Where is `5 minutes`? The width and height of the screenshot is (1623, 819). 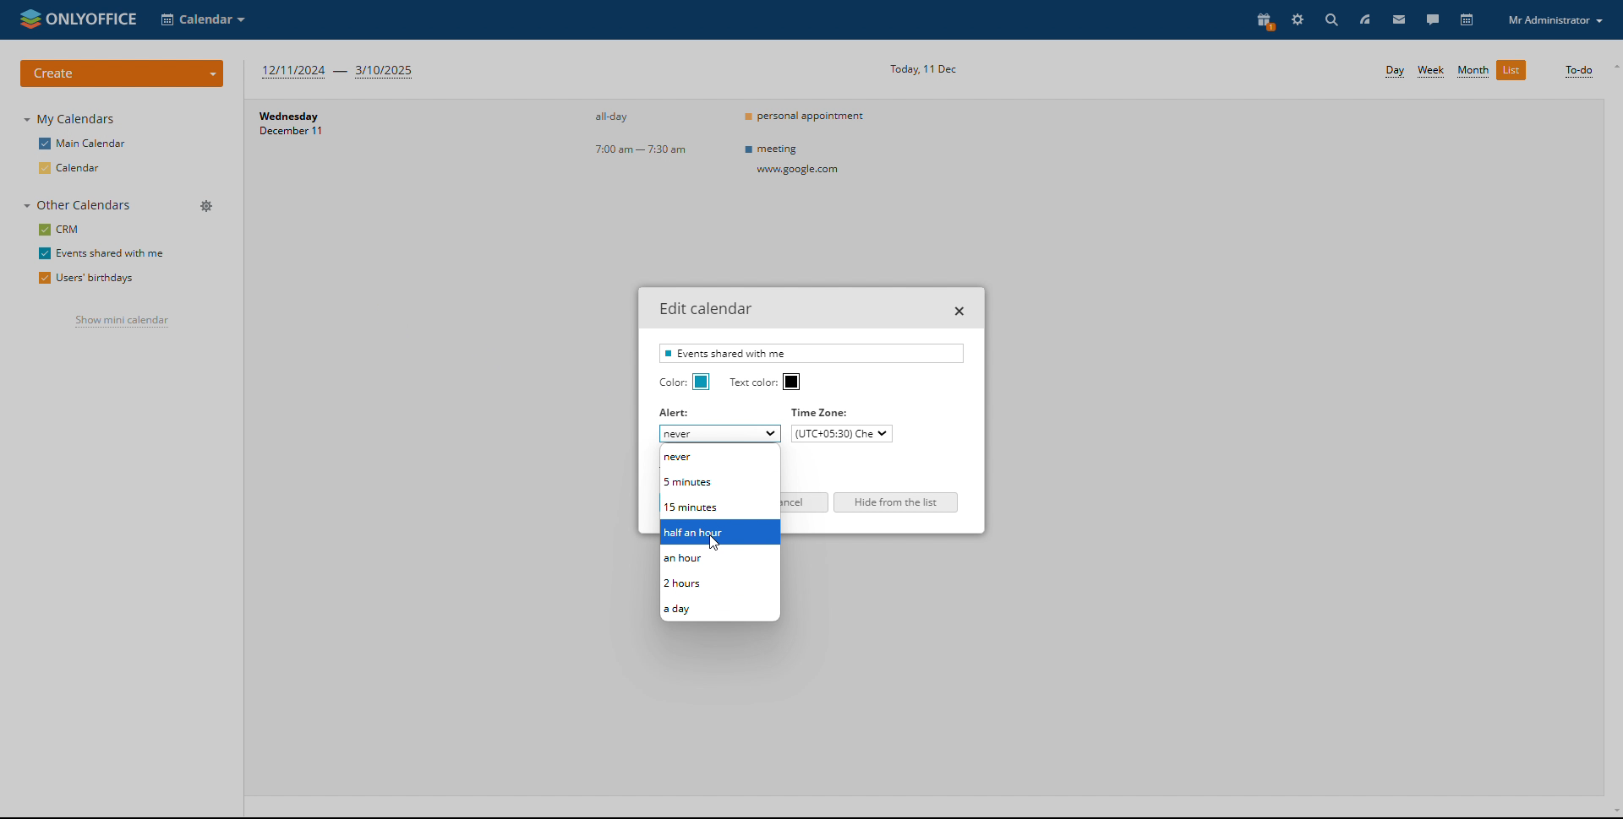 5 minutes is located at coordinates (719, 483).